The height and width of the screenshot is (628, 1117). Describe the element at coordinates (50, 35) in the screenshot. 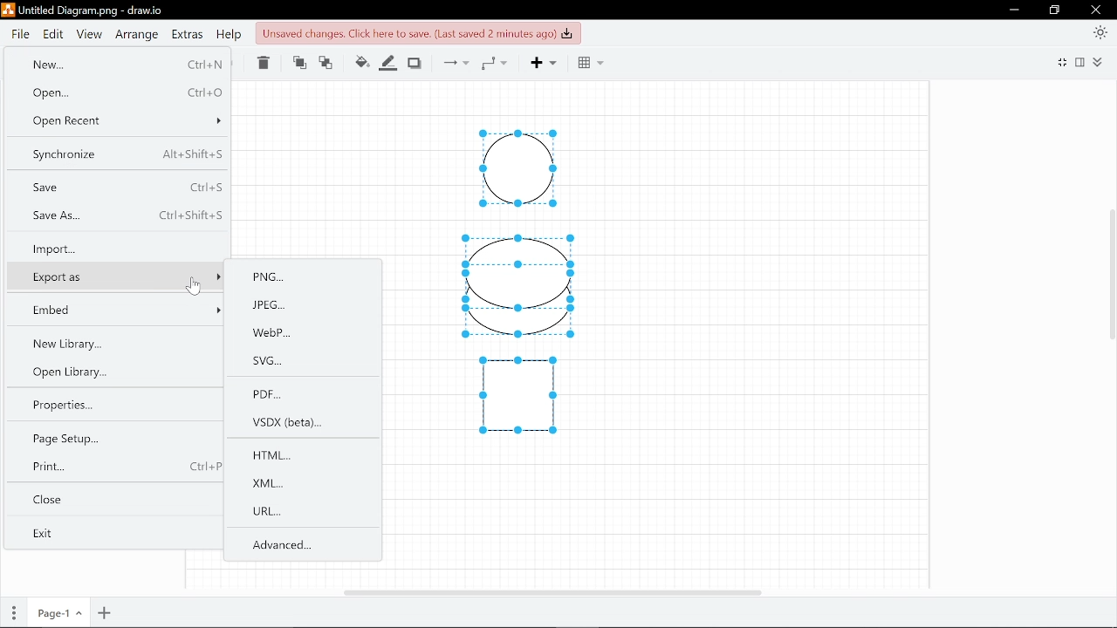

I see `Edit` at that location.